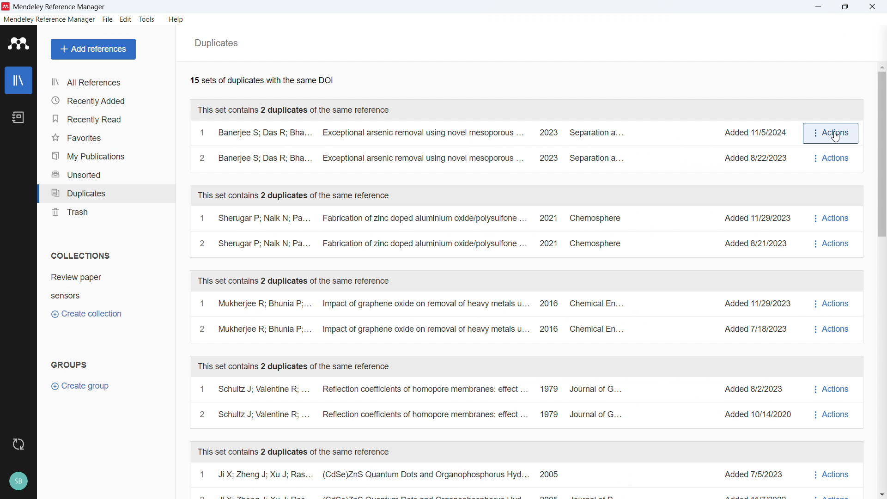 Image resolution: width=887 pixels, height=499 pixels. Describe the element at coordinates (105, 117) in the screenshot. I see `Recently read ` at that location.